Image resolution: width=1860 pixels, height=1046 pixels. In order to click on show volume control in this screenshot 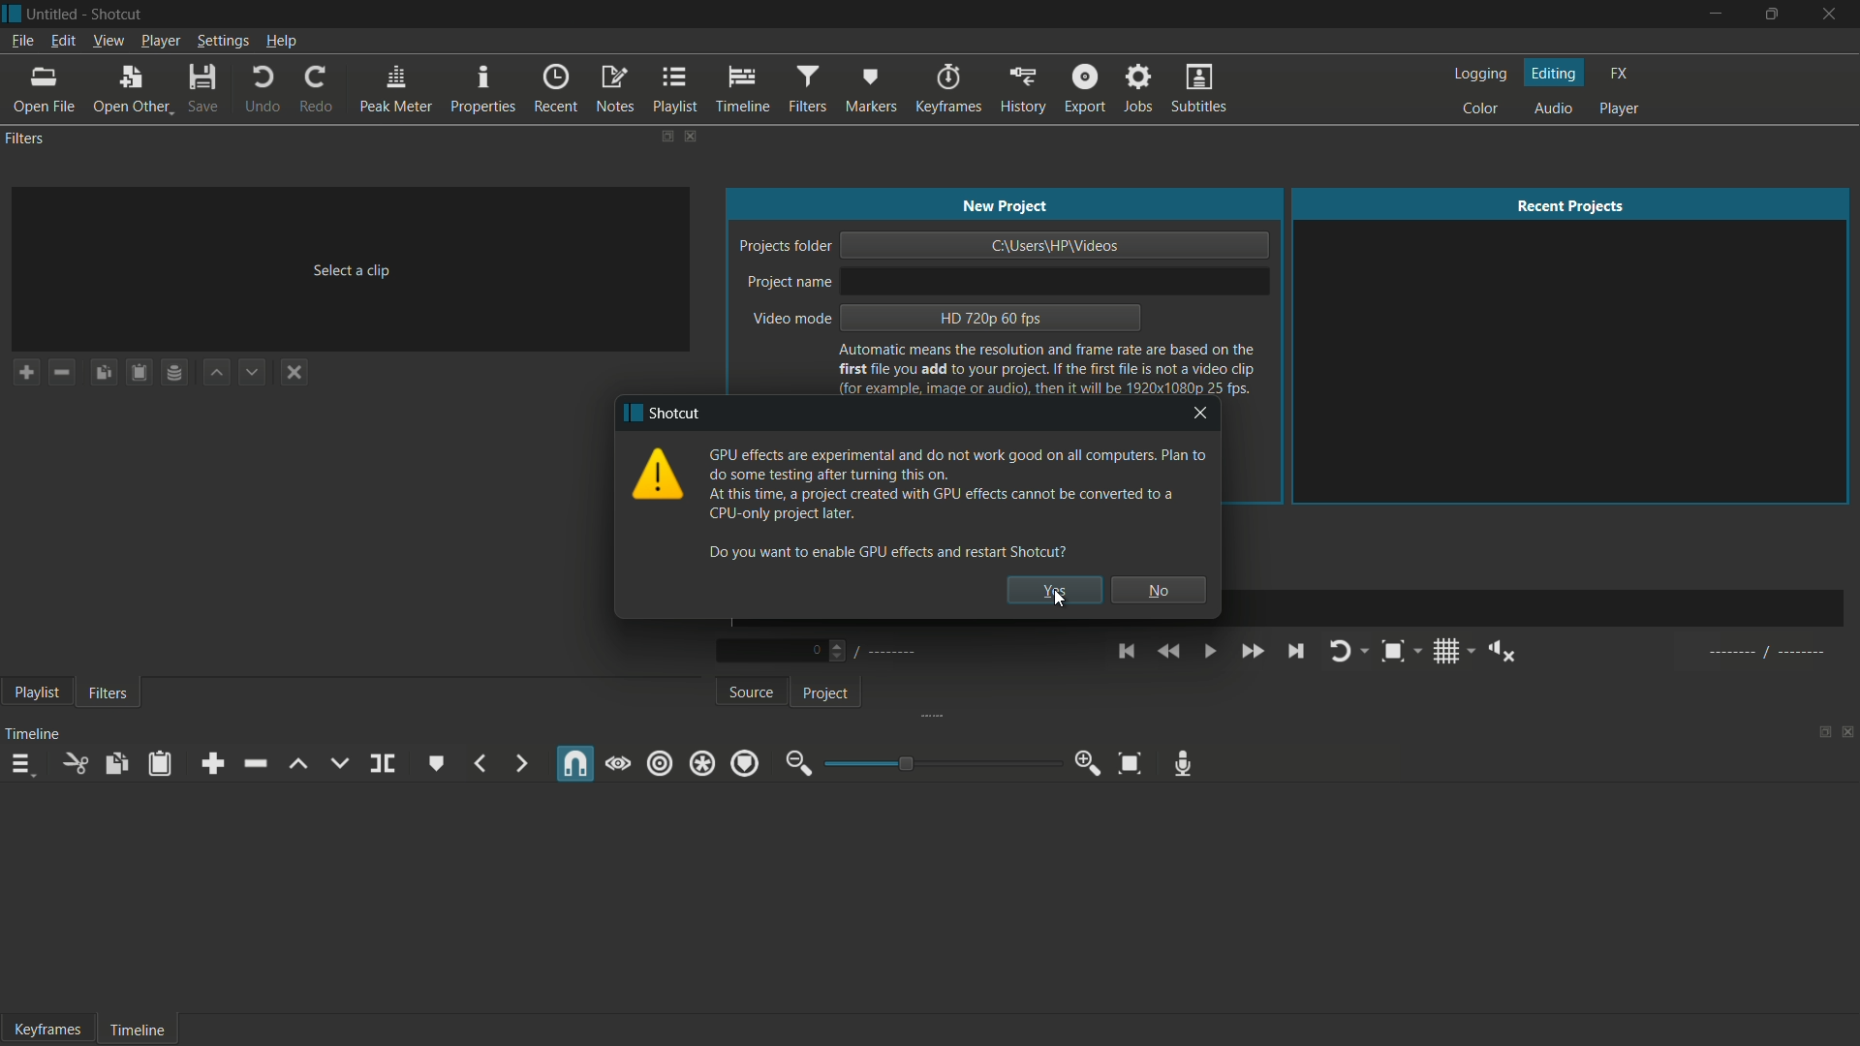, I will do `click(1504, 652)`.